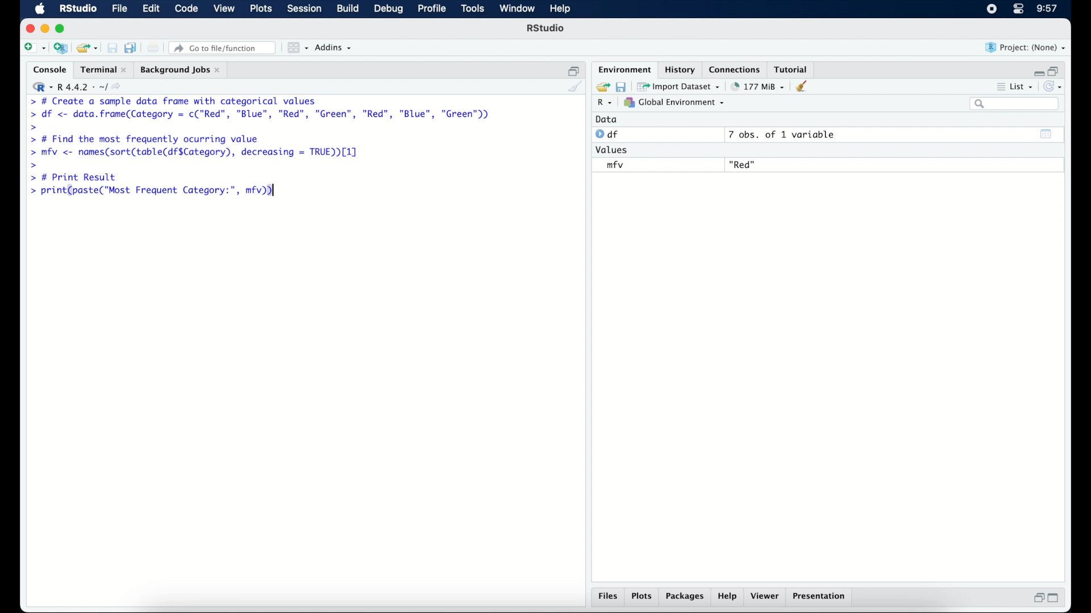 This screenshot has width=1091, height=613. I want to click on terminal, so click(102, 68).